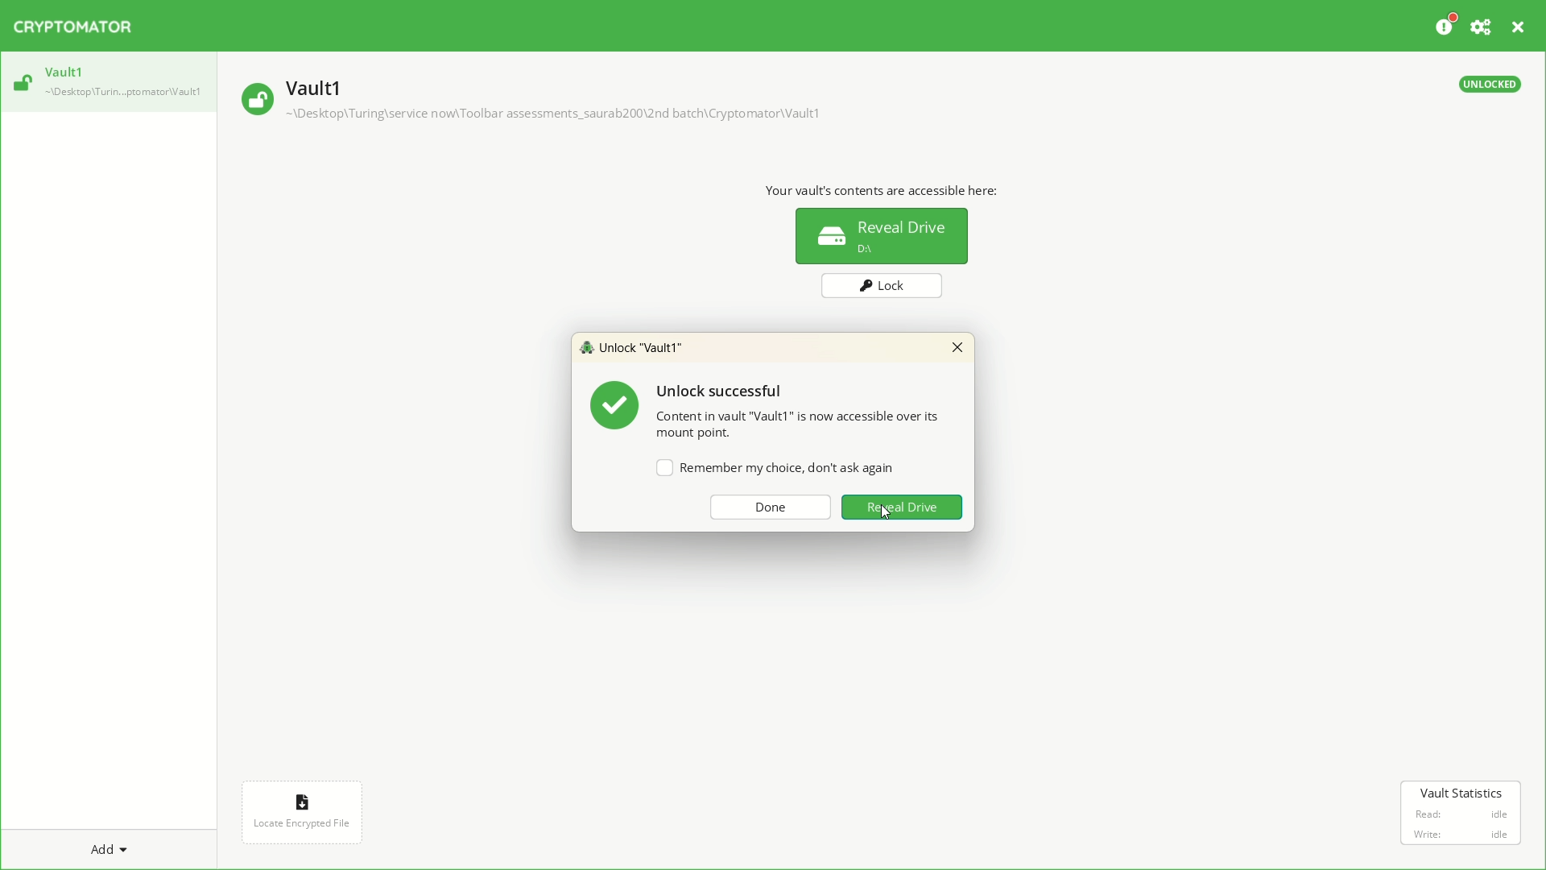  I want to click on lock, so click(880, 288).